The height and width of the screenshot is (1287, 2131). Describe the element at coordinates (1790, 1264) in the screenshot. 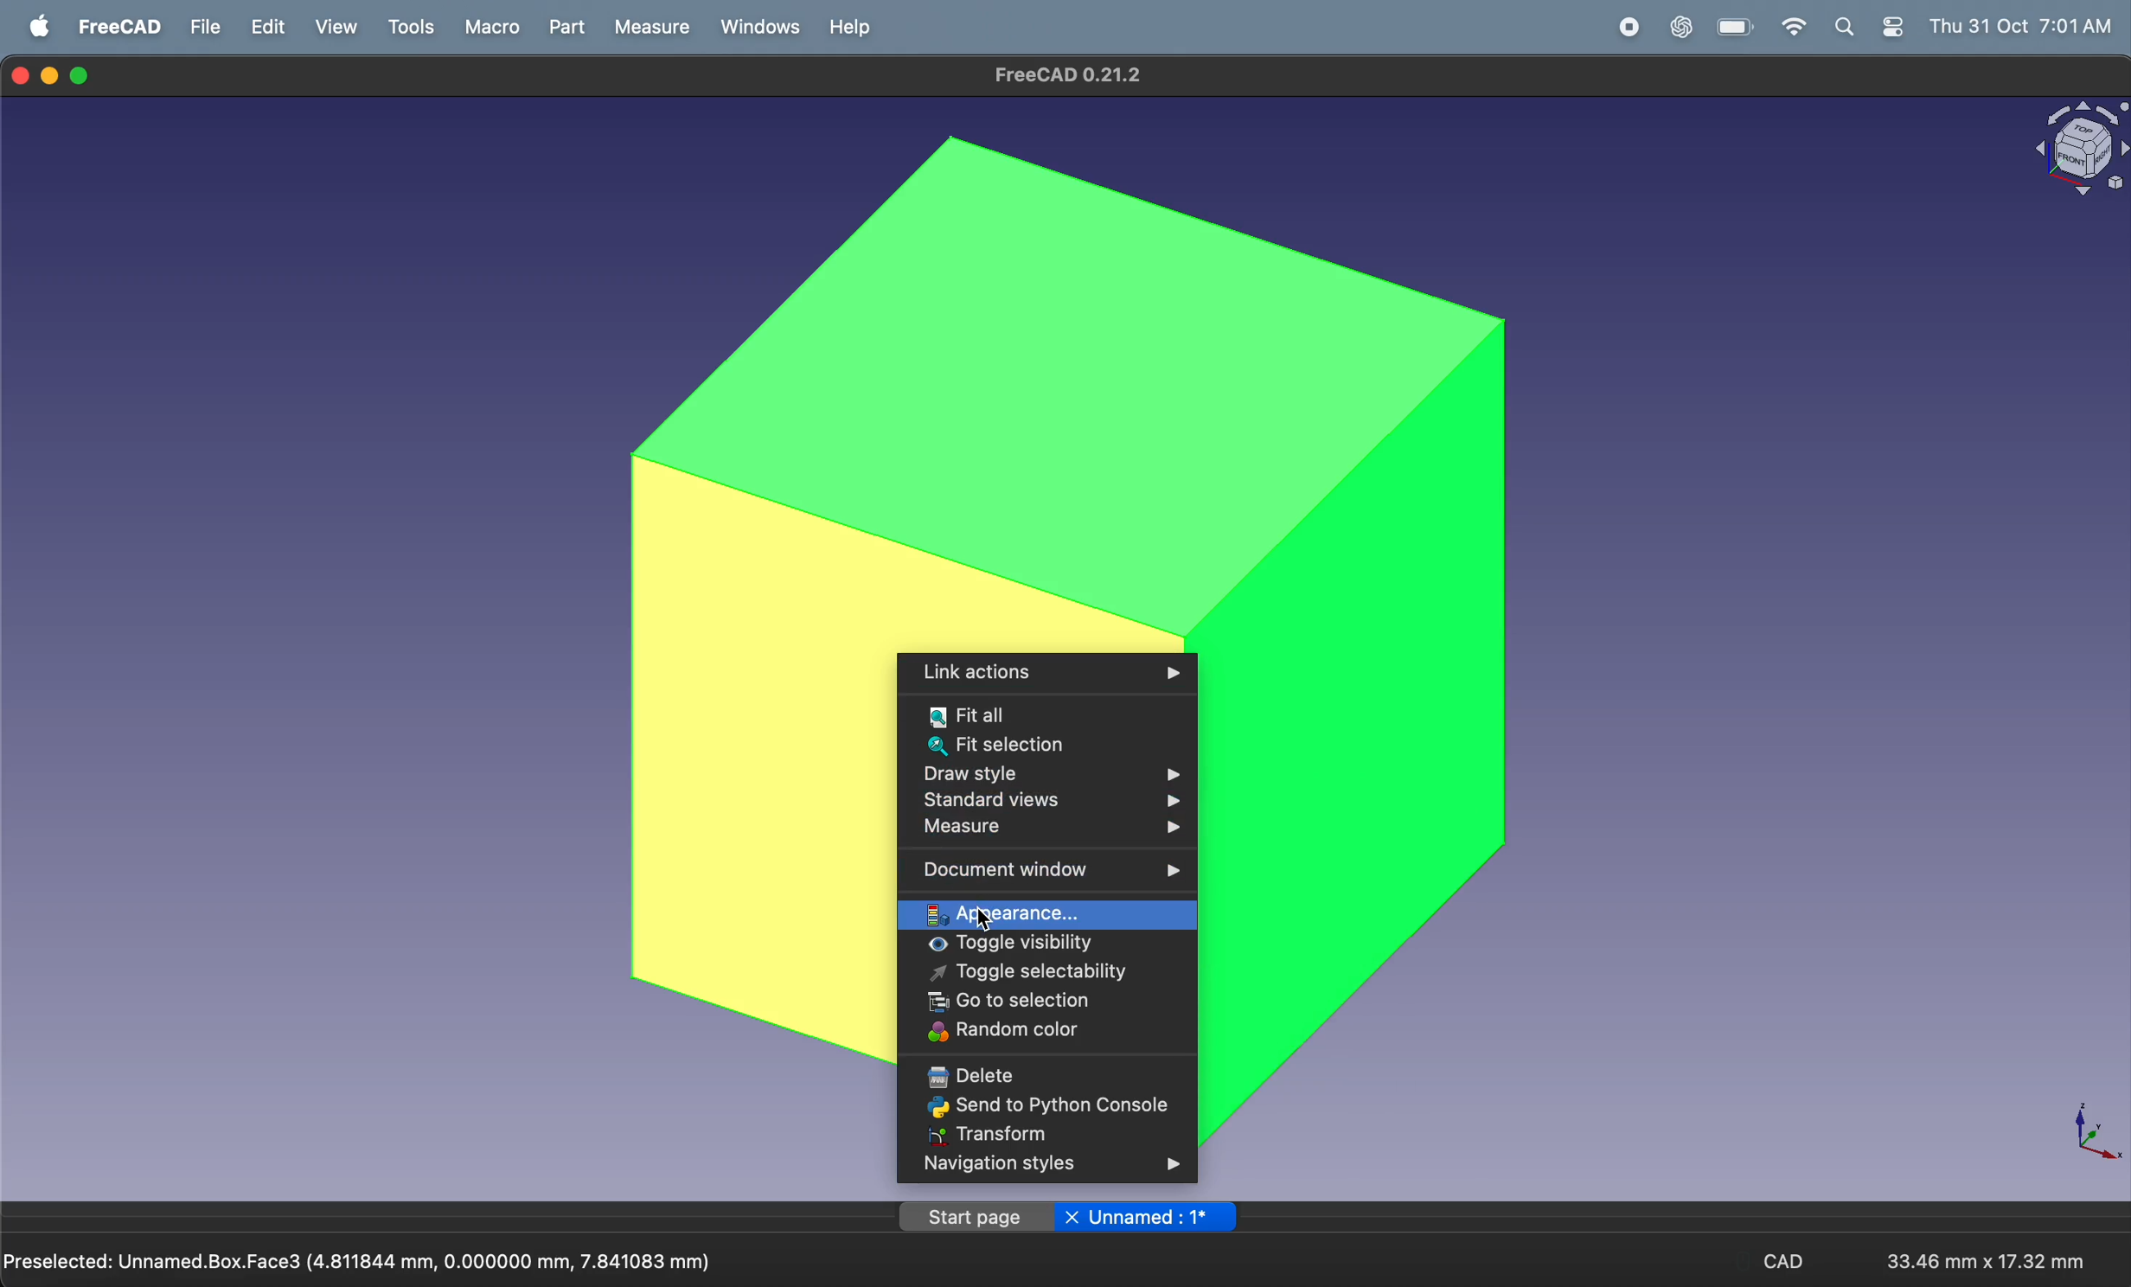

I see `CAD` at that location.